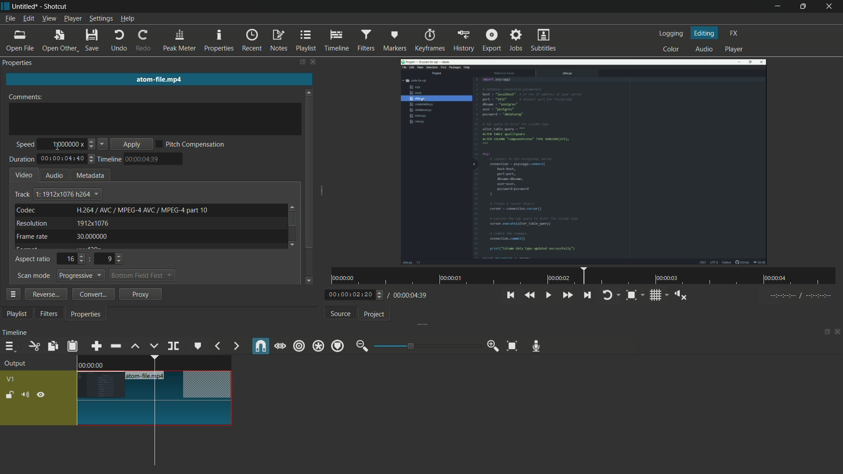  What do you see at coordinates (101, 19) in the screenshot?
I see `settings menu` at bounding box center [101, 19].